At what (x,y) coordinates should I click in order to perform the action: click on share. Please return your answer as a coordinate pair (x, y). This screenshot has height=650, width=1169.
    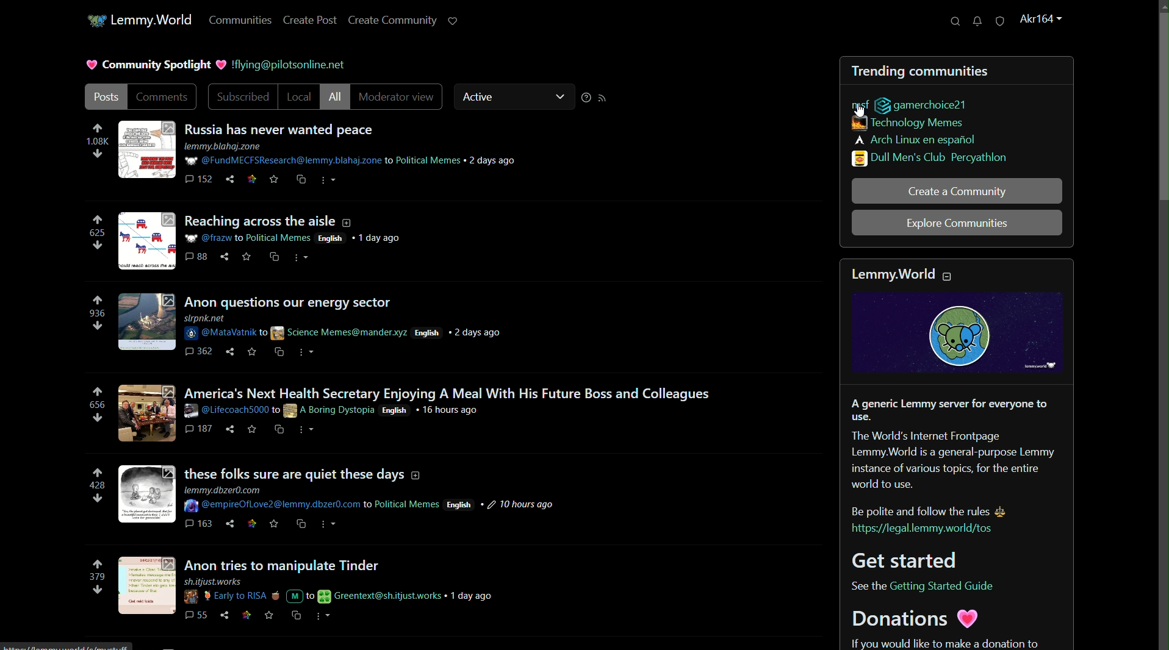
    Looking at the image, I should click on (228, 523).